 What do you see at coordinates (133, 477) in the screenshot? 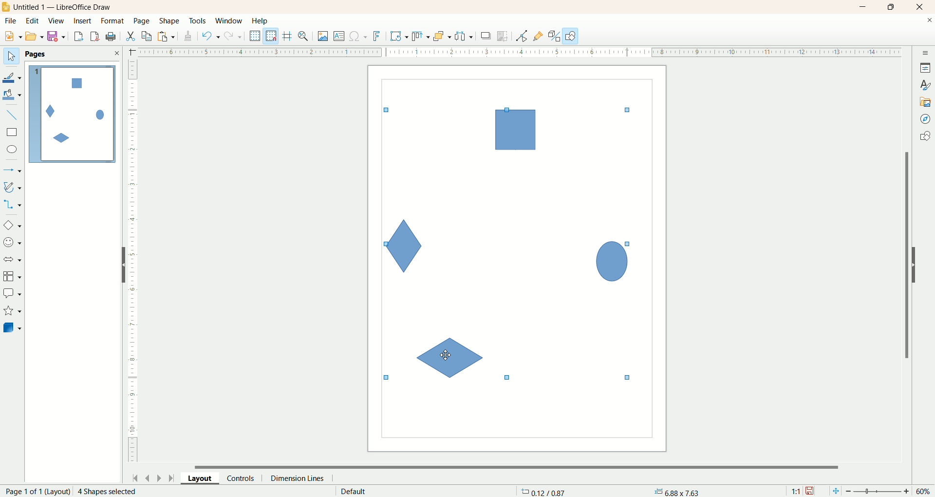
I see `first page` at bounding box center [133, 477].